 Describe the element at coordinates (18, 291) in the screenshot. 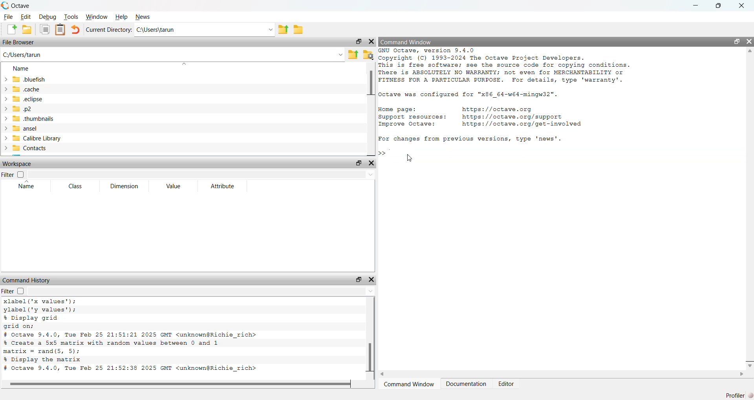

I see `fiIter` at that location.